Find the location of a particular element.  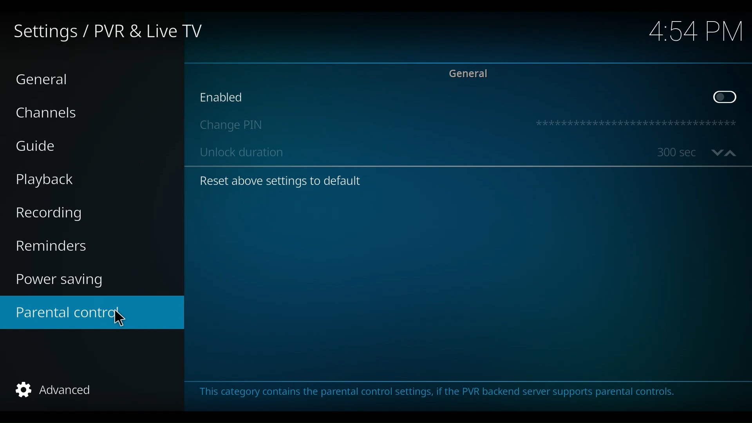

time is located at coordinates (692, 32).